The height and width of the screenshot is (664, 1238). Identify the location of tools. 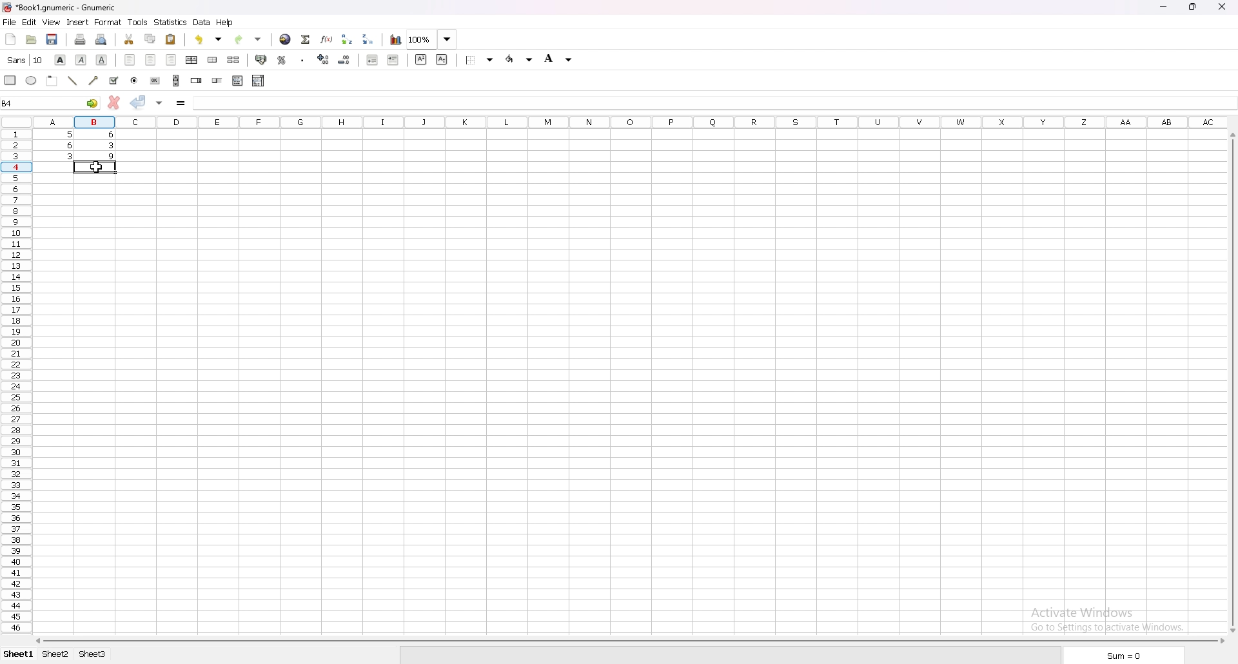
(137, 23).